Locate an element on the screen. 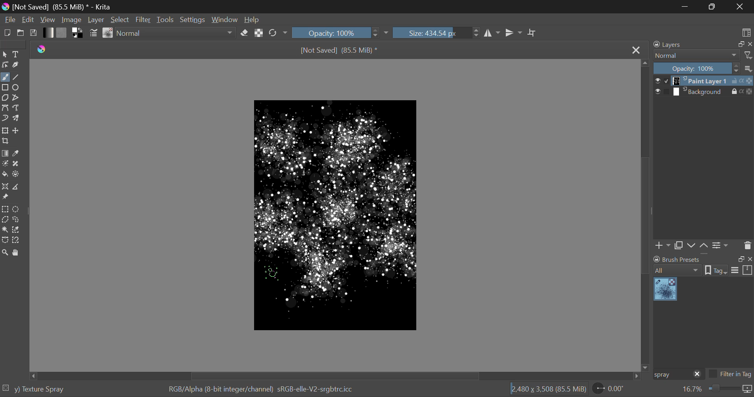 The height and width of the screenshot is (397, 754). Add Layer is located at coordinates (662, 246).